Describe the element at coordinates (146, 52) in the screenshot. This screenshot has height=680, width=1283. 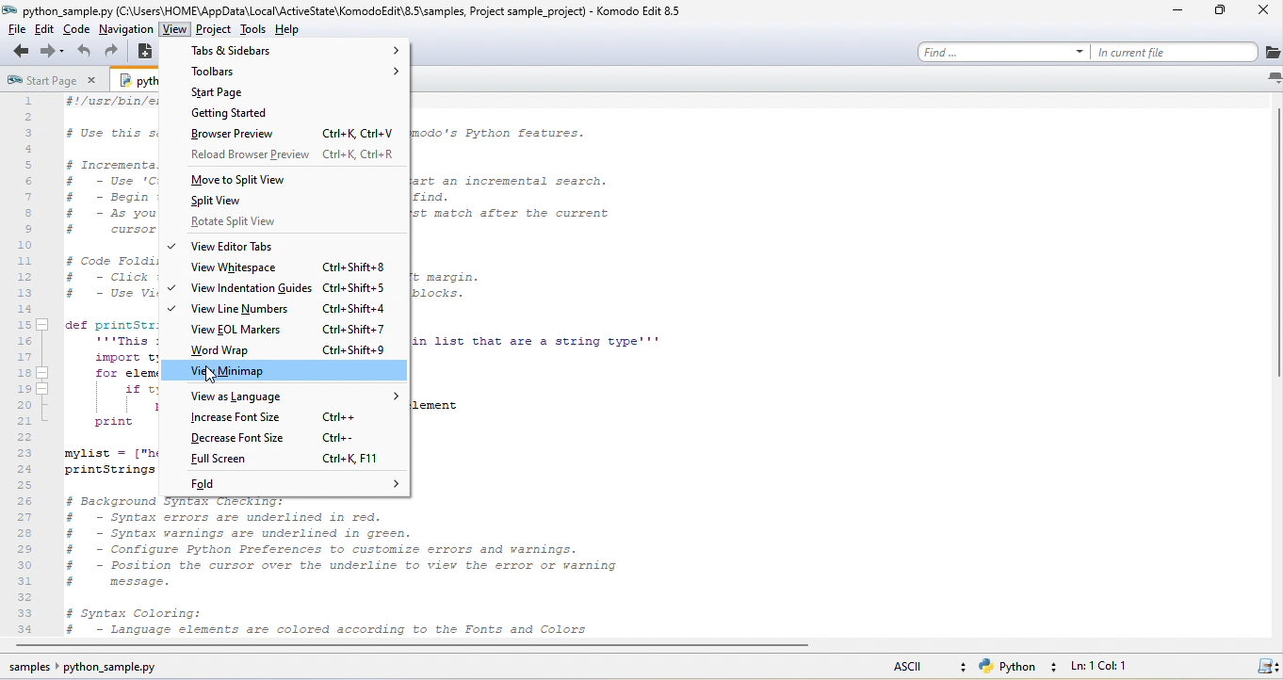
I see `new` at that location.